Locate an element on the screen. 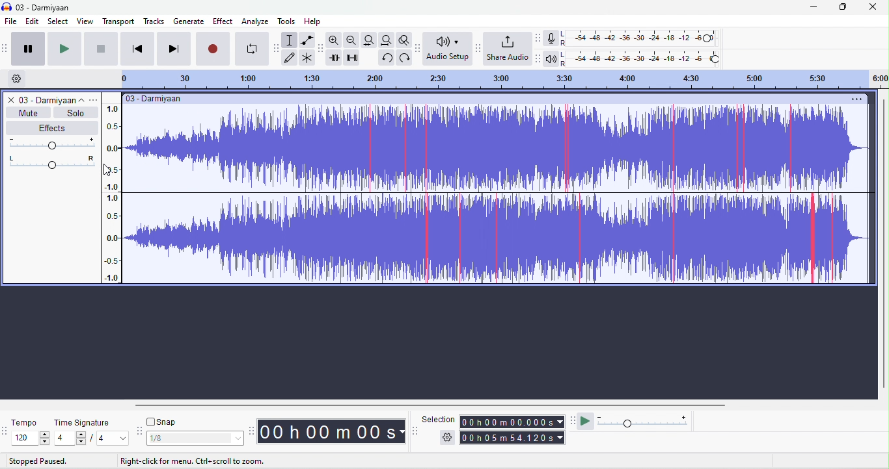 This screenshot has height=469, width=889. select time signature is located at coordinates (92, 439).